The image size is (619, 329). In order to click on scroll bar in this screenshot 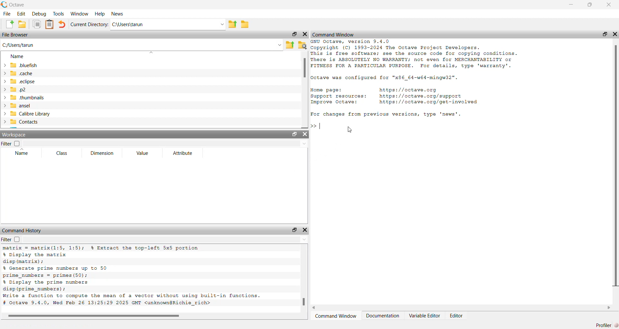, I will do `click(304, 302)`.